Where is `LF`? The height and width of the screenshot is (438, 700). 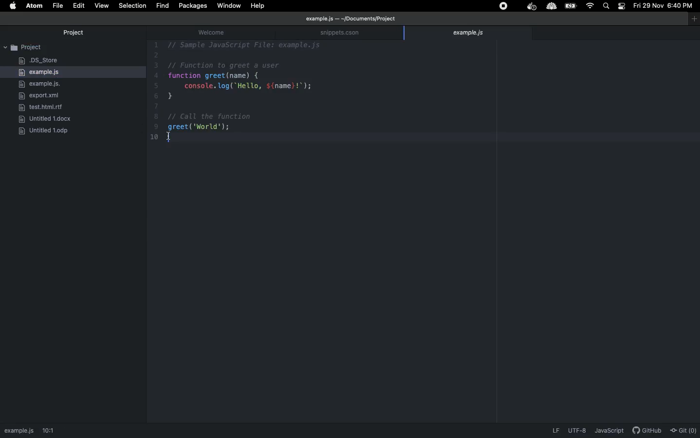 LF is located at coordinates (555, 432).